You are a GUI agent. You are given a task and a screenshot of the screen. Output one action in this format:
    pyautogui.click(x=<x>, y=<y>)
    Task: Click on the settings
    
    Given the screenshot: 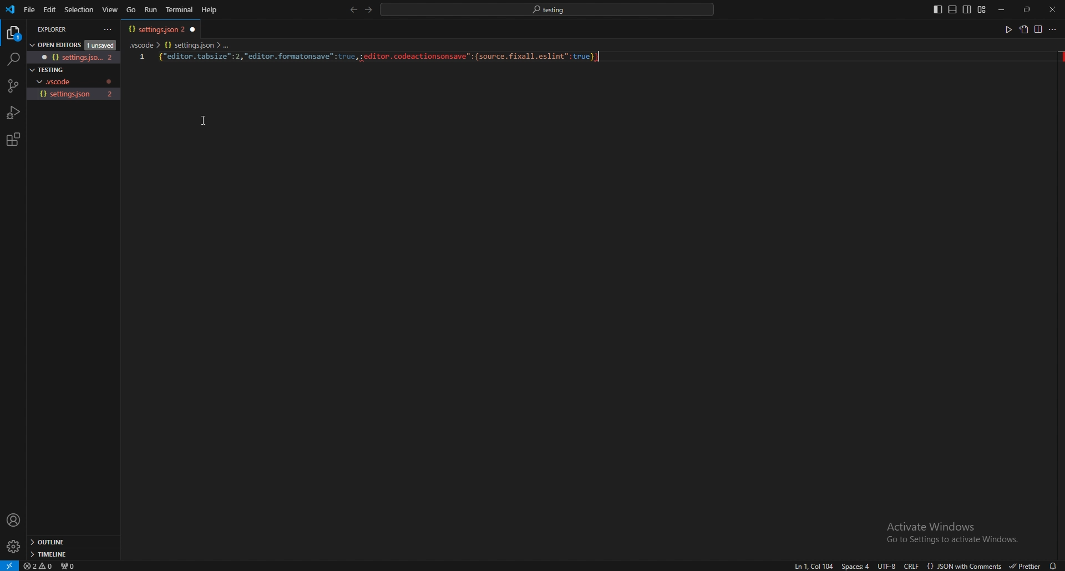 What is the action you would take?
    pyautogui.click(x=13, y=547)
    